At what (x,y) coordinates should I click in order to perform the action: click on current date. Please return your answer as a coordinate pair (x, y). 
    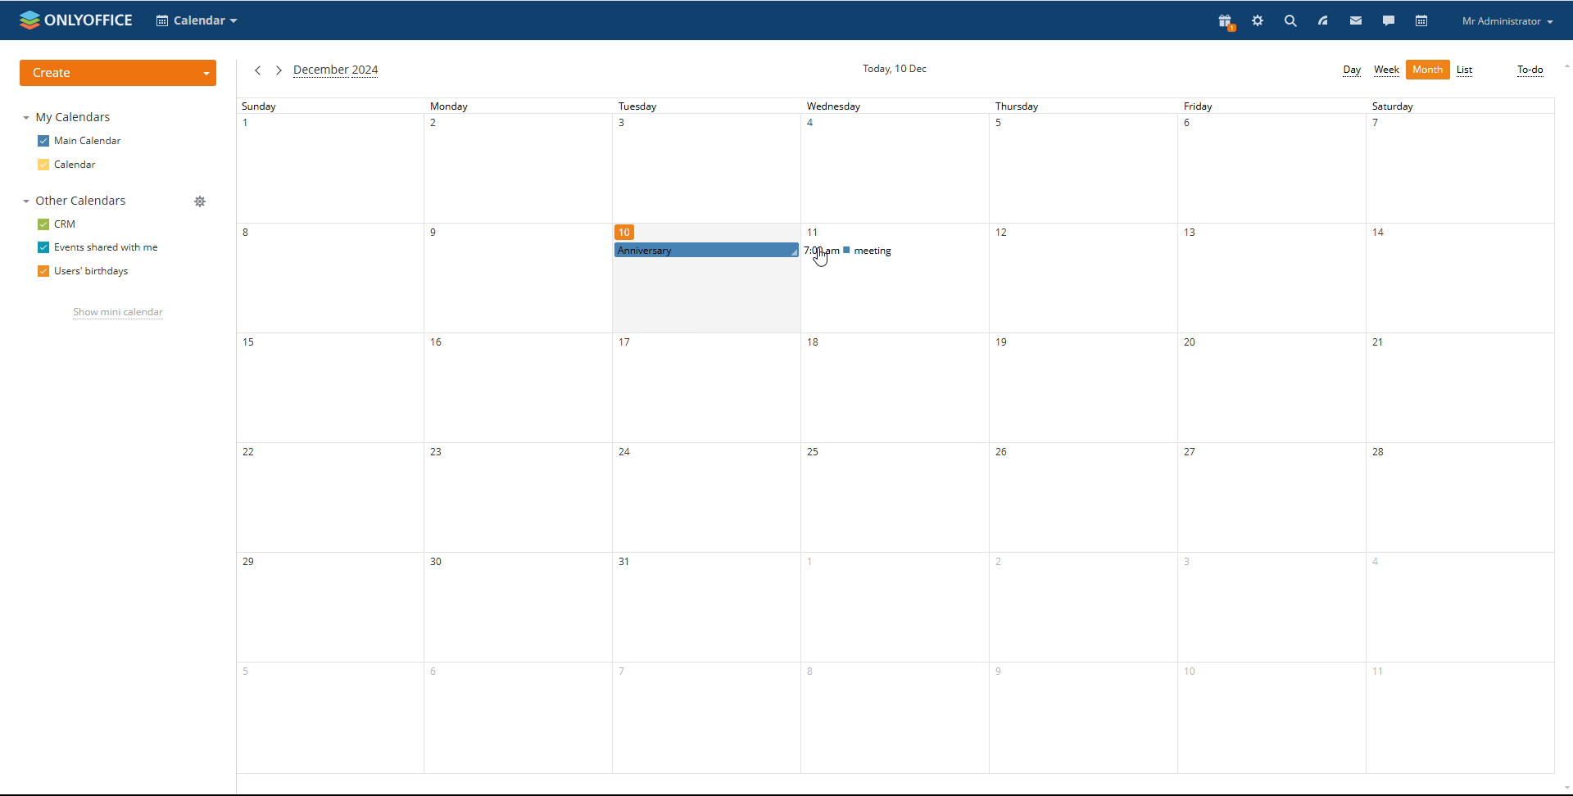
    Looking at the image, I should click on (896, 68).